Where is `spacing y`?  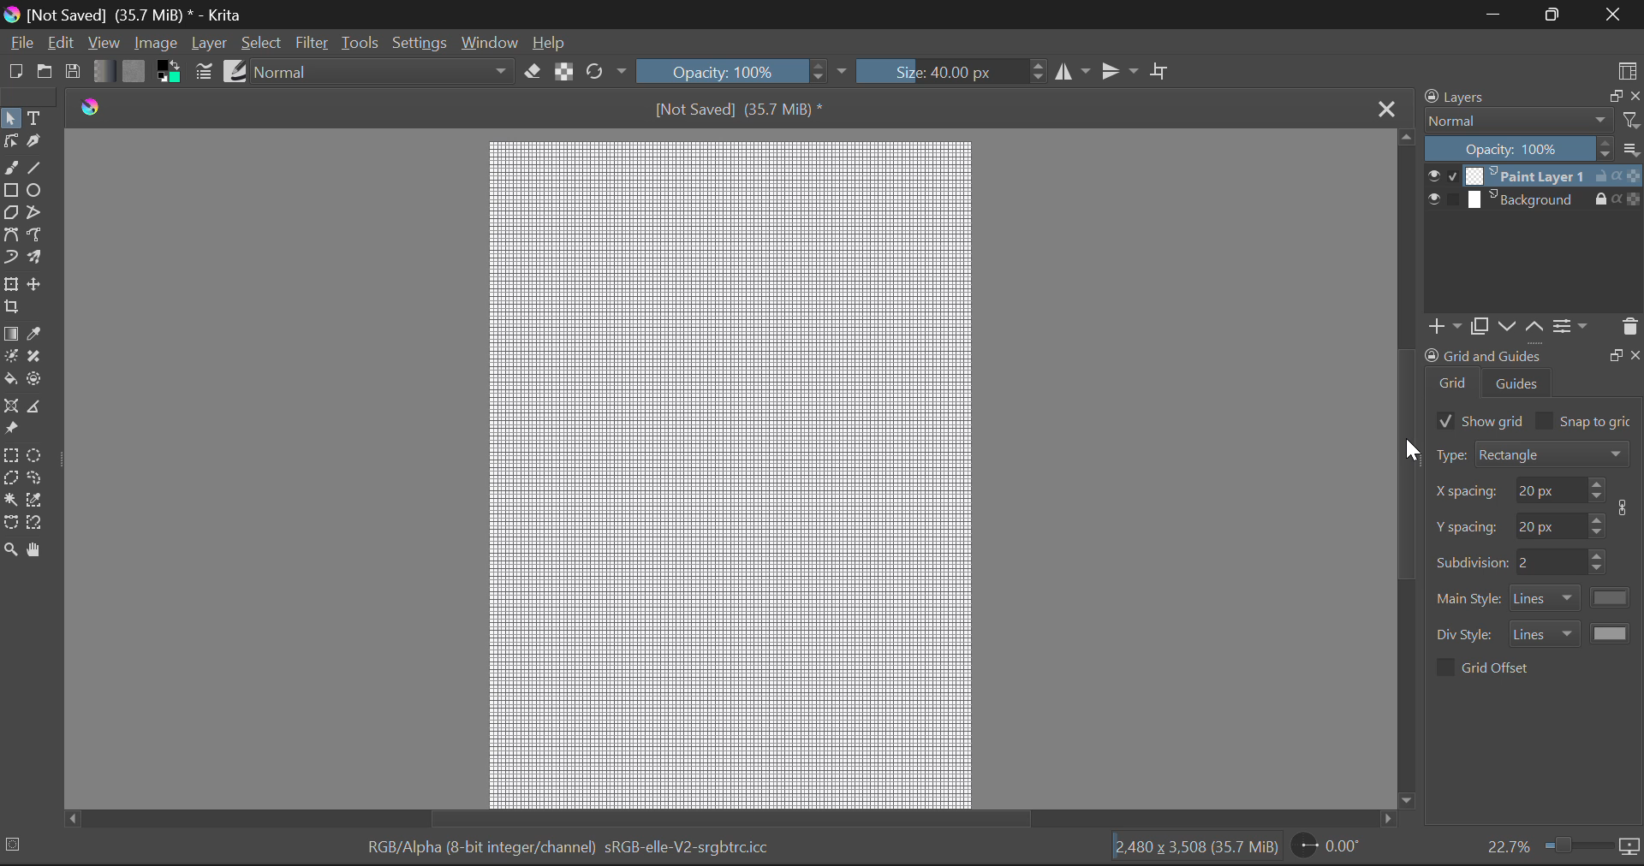
spacing y is located at coordinates (1550, 524).